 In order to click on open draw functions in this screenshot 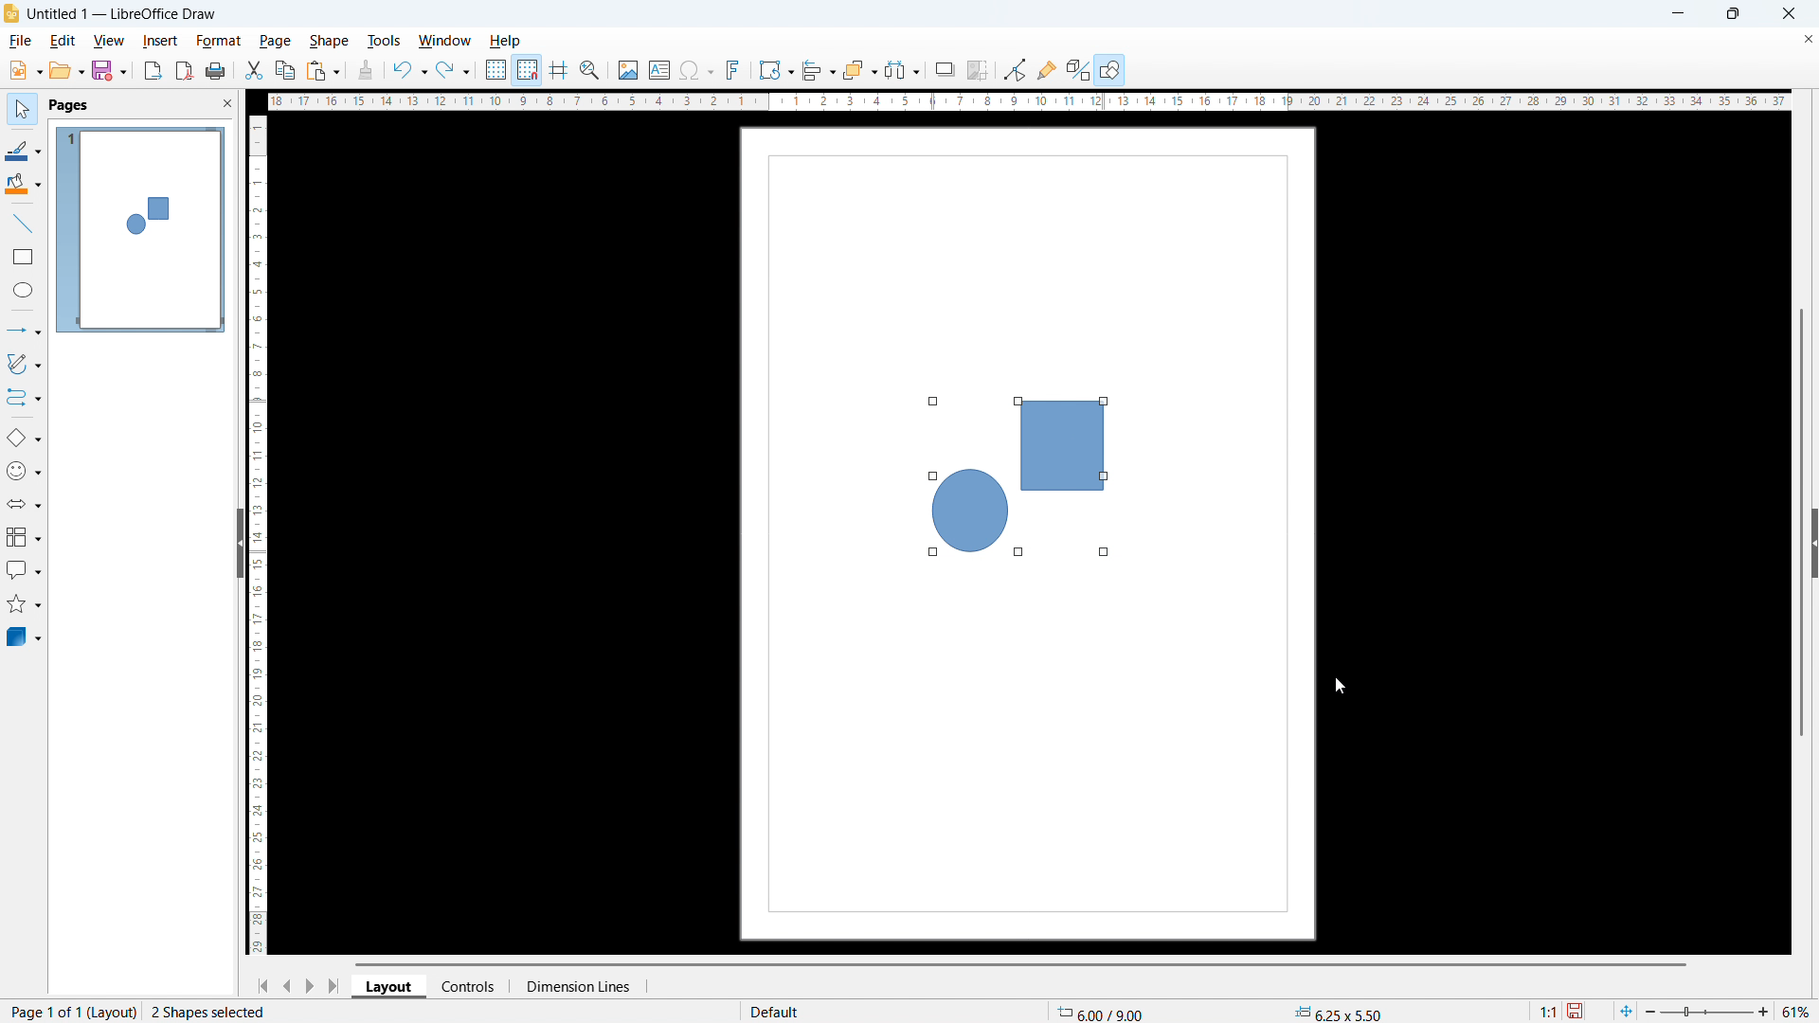, I will do `click(1113, 69)`.